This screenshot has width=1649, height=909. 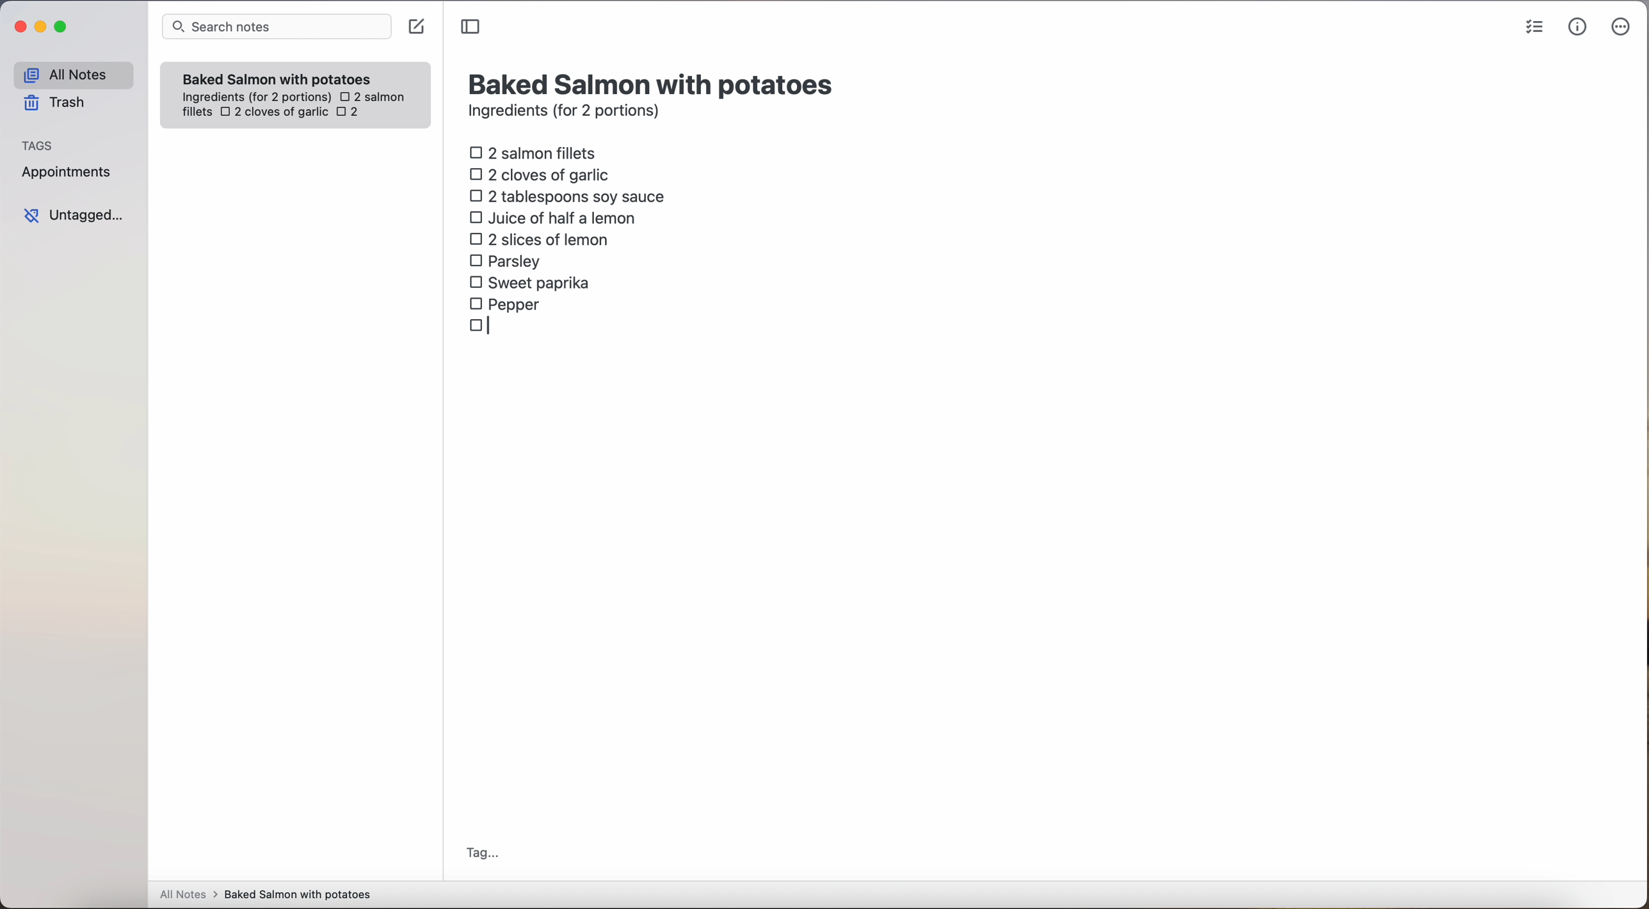 I want to click on appointments tag, so click(x=68, y=170).